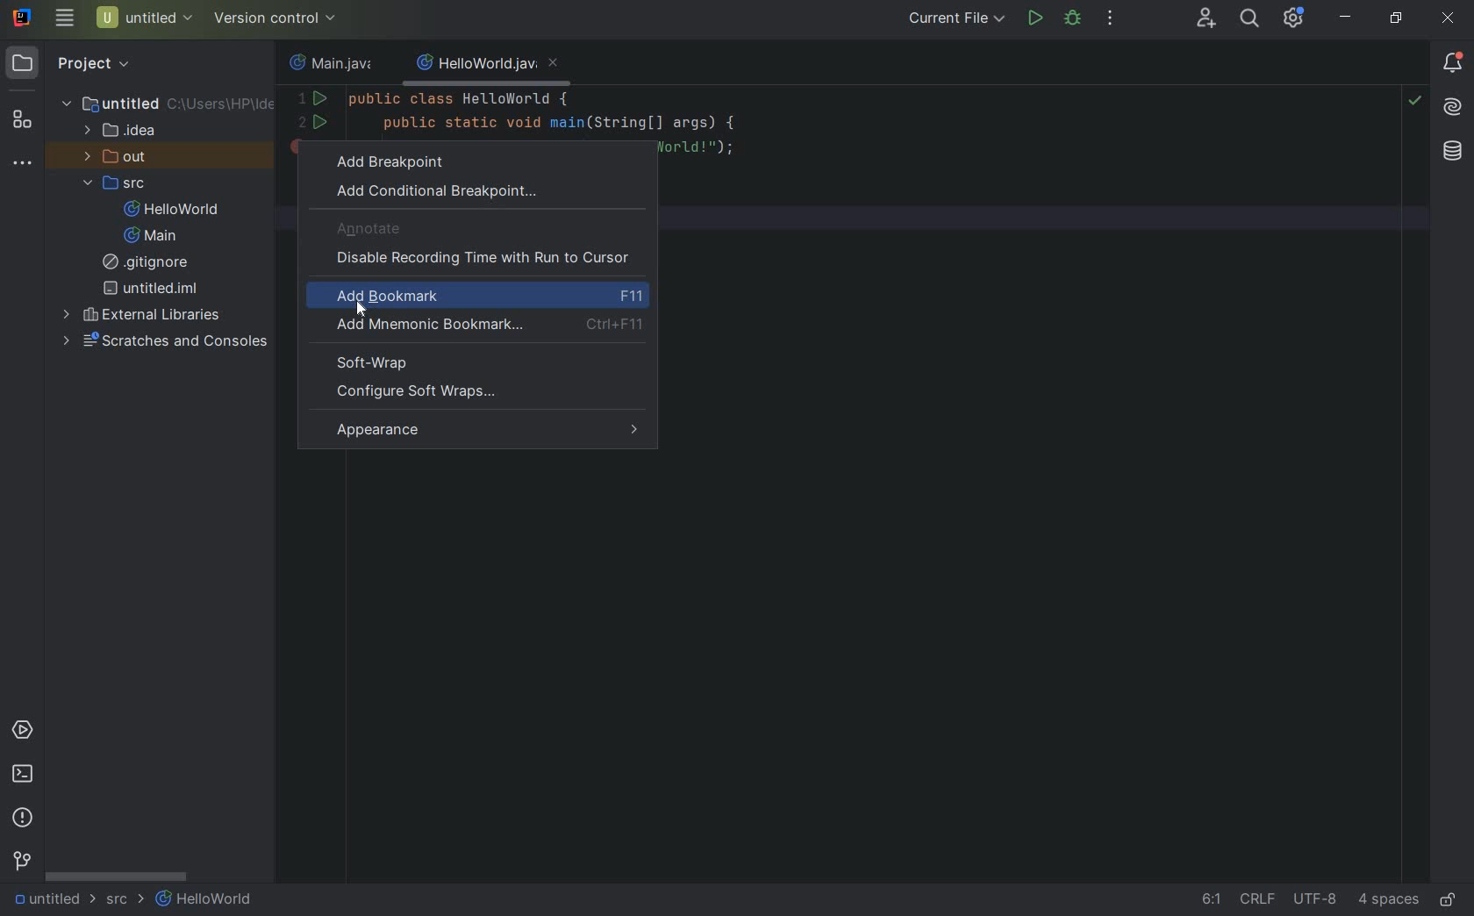  I want to click on configure version control, so click(273, 18).